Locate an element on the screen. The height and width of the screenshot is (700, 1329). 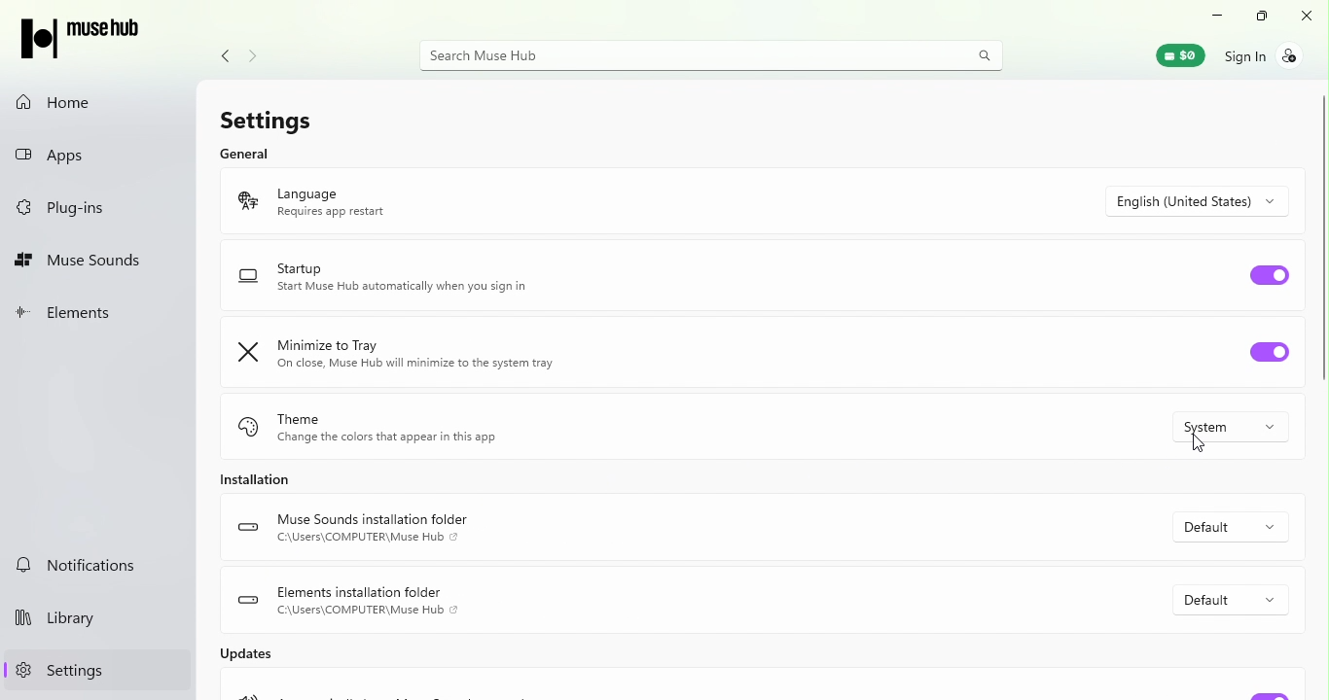
Maximize is located at coordinates (1262, 18).